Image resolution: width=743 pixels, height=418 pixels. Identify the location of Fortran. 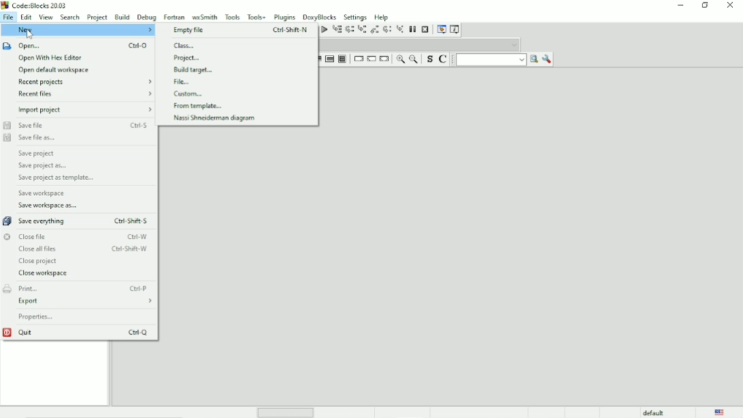
(174, 16).